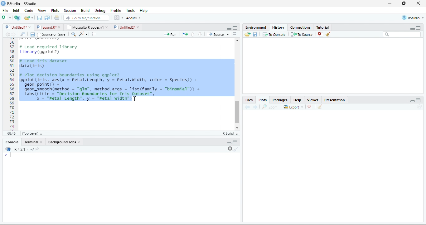 This screenshot has height=225, width=426. Describe the element at coordinates (229, 143) in the screenshot. I see `minimize` at that location.